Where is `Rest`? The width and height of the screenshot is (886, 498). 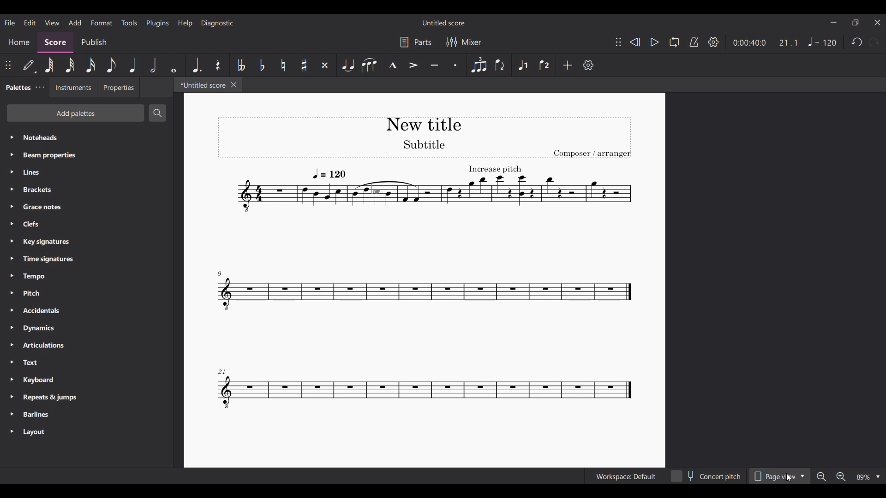 Rest is located at coordinates (218, 65).